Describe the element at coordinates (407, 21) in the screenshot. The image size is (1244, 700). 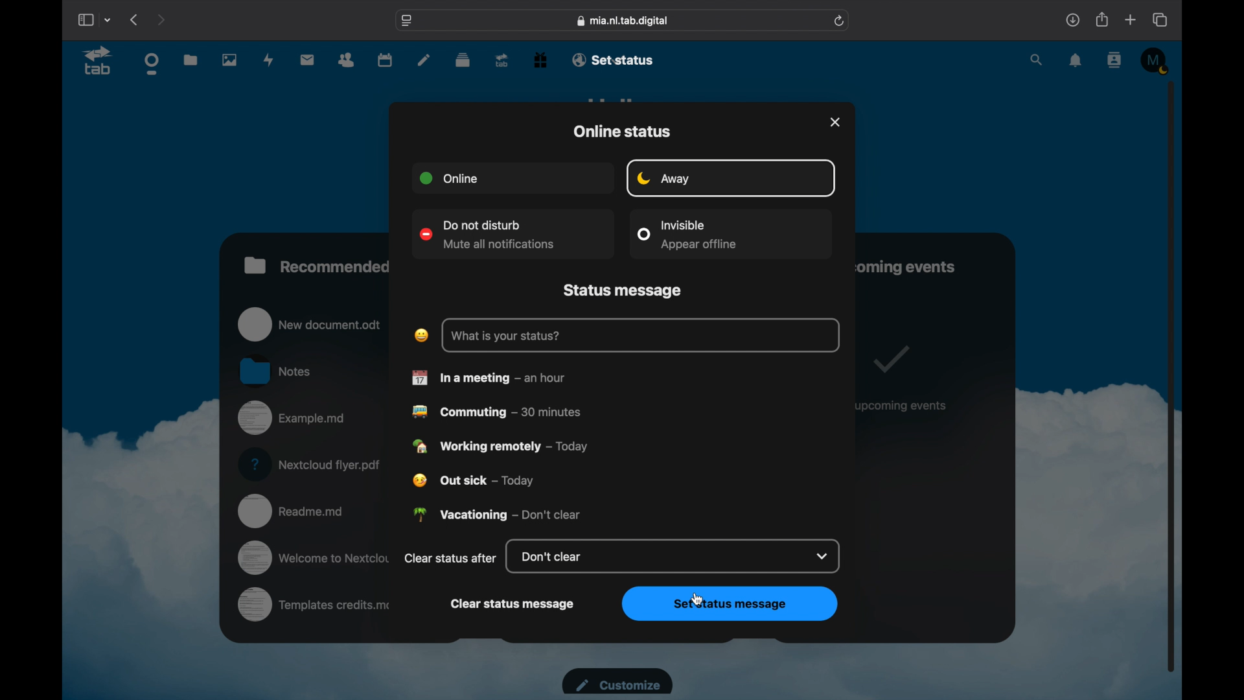
I see `website settings` at that location.